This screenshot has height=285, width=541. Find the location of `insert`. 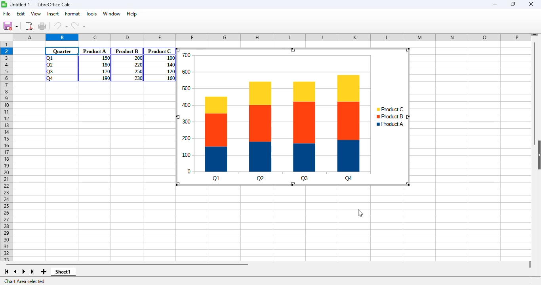

insert is located at coordinates (53, 13).